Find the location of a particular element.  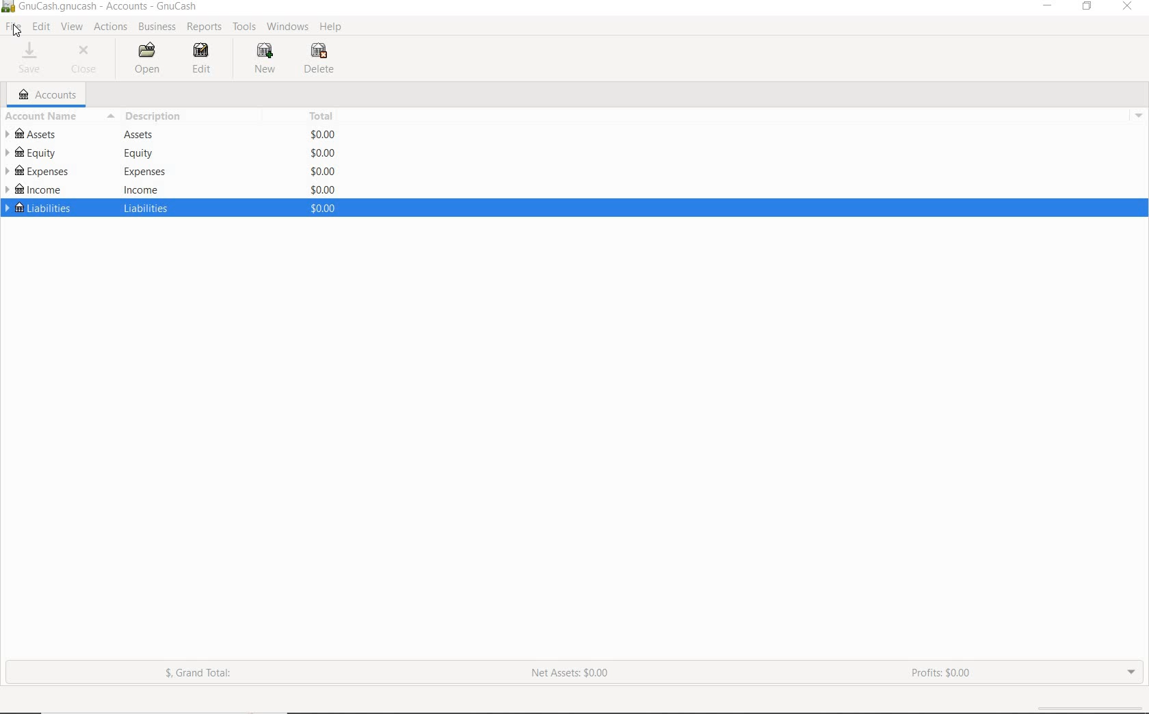

equity is located at coordinates (135, 154).